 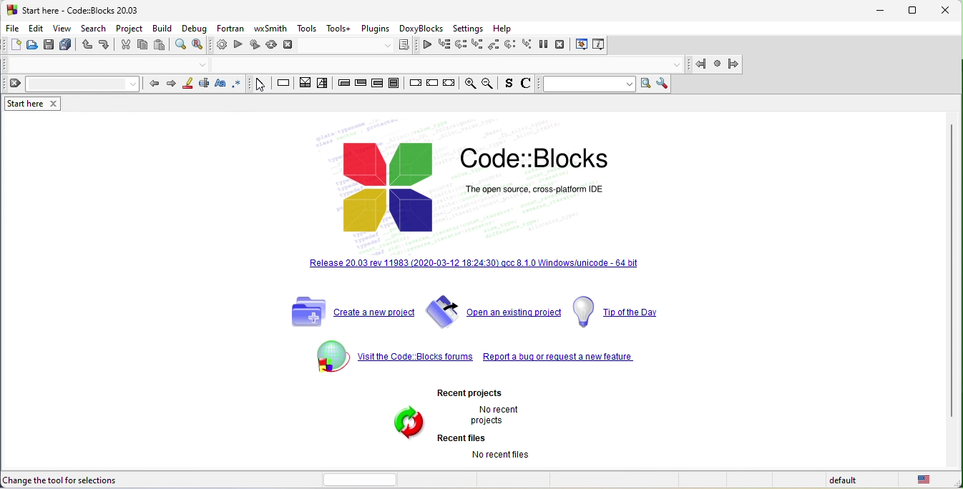 What do you see at coordinates (33, 46) in the screenshot?
I see `open` at bounding box center [33, 46].